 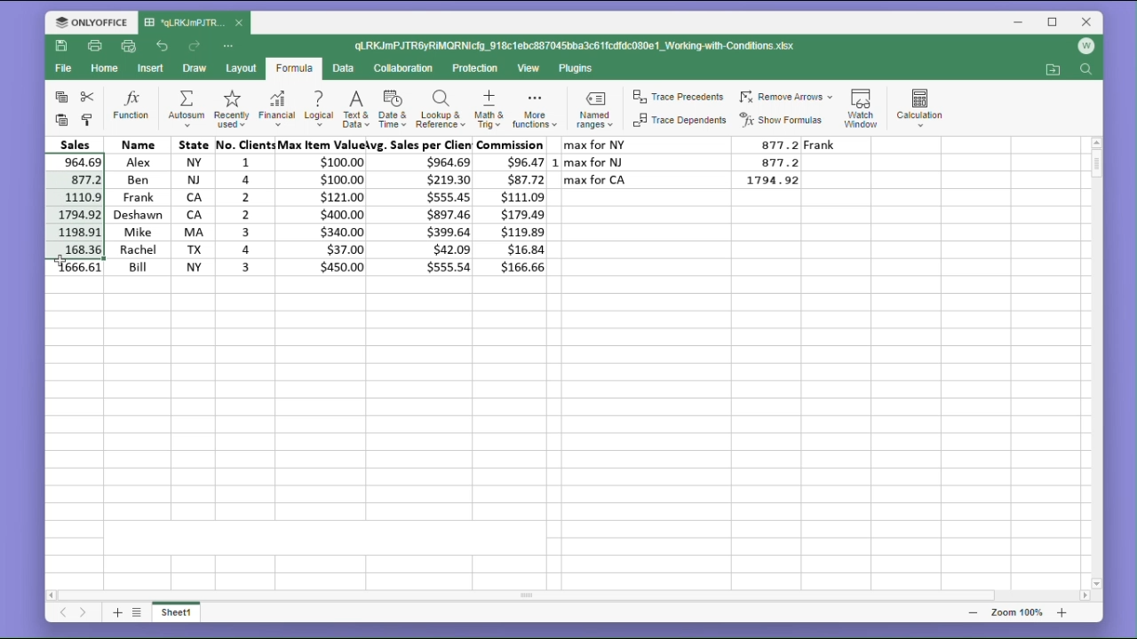 I want to click on data, so click(x=346, y=68).